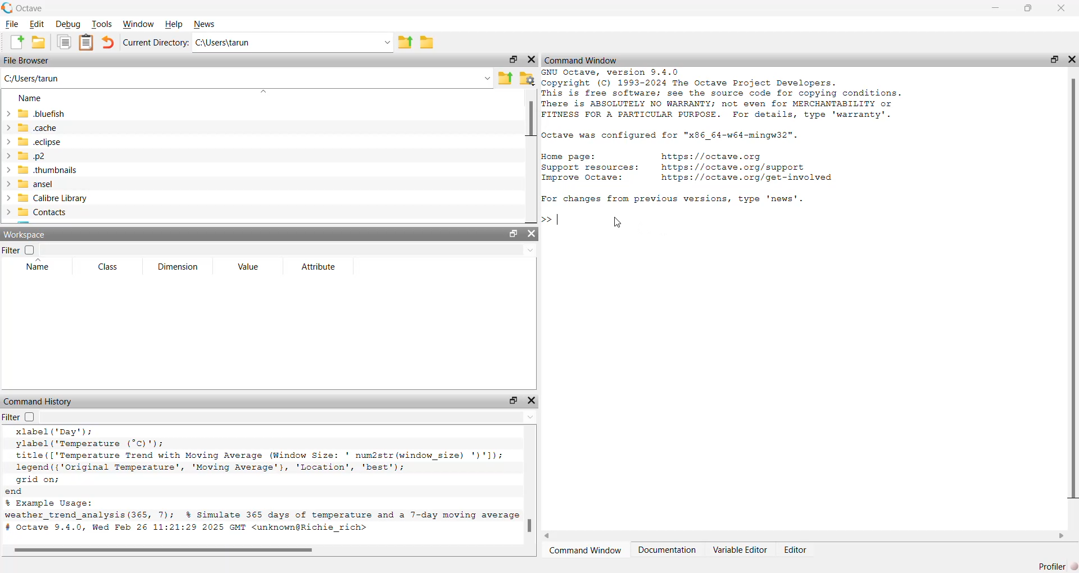 The image size is (1079, 573). I want to click on add, so click(13, 42).